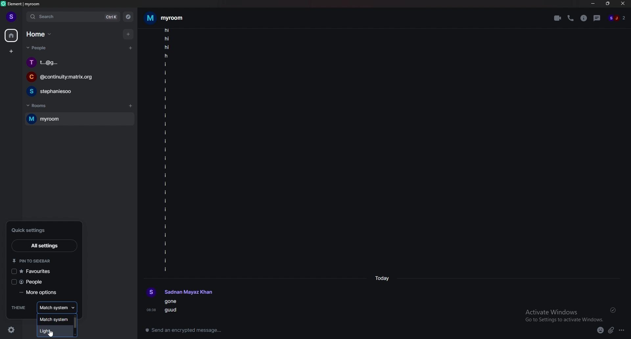 The width and height of the screenshot is (631, 339). I want to click on home, so click(12, 36).